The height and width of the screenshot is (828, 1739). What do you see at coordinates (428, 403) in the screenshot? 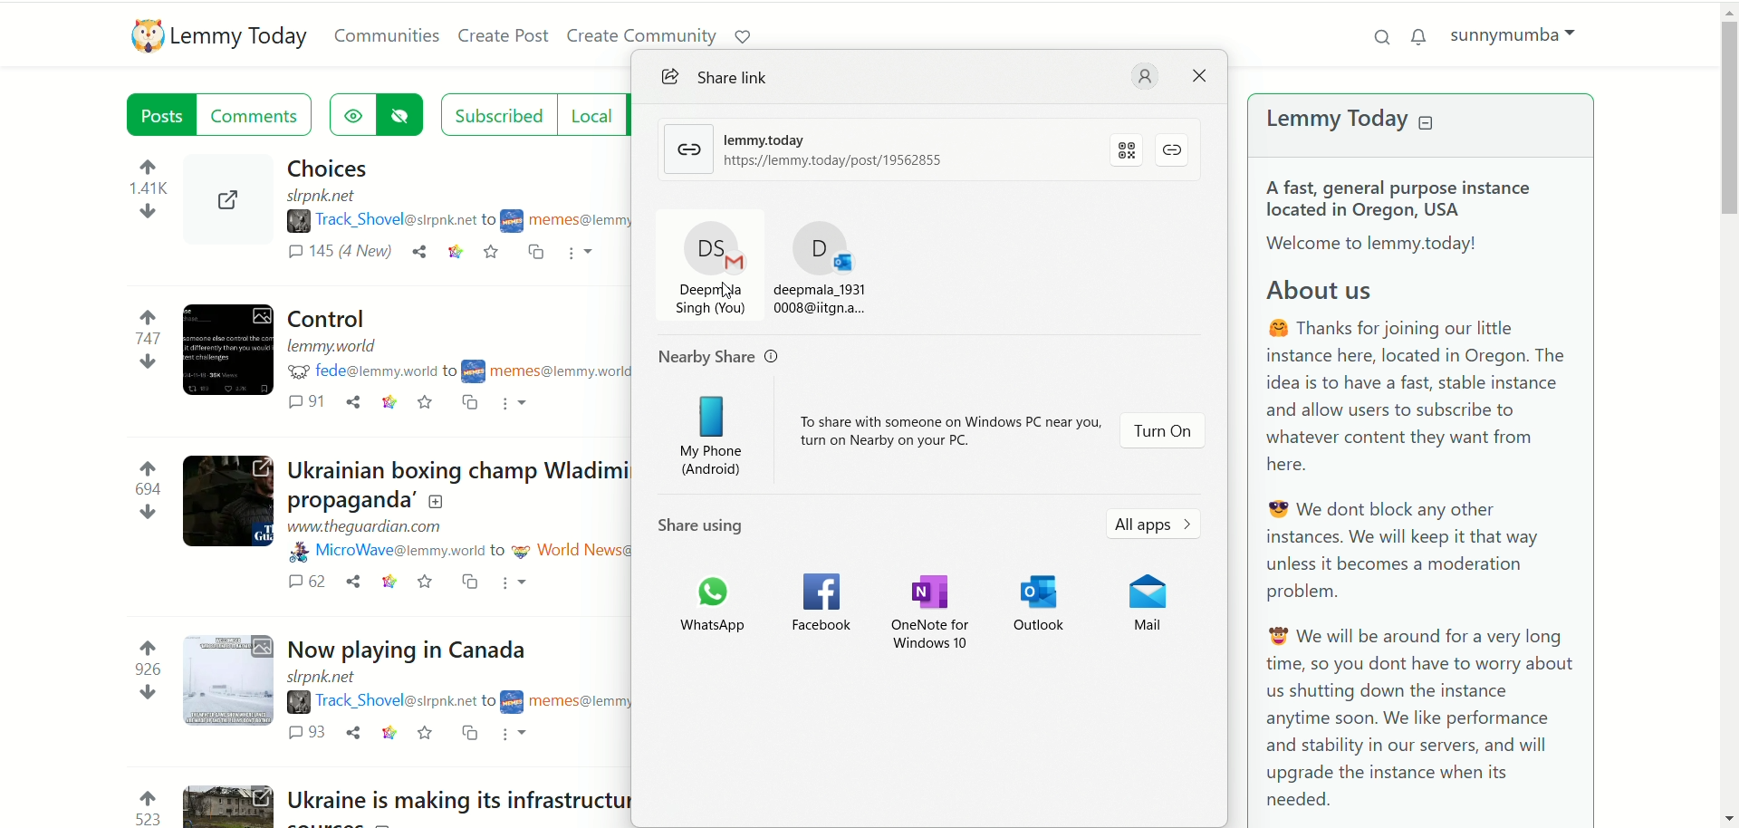
I see `save` at bounding box center [428, 403].